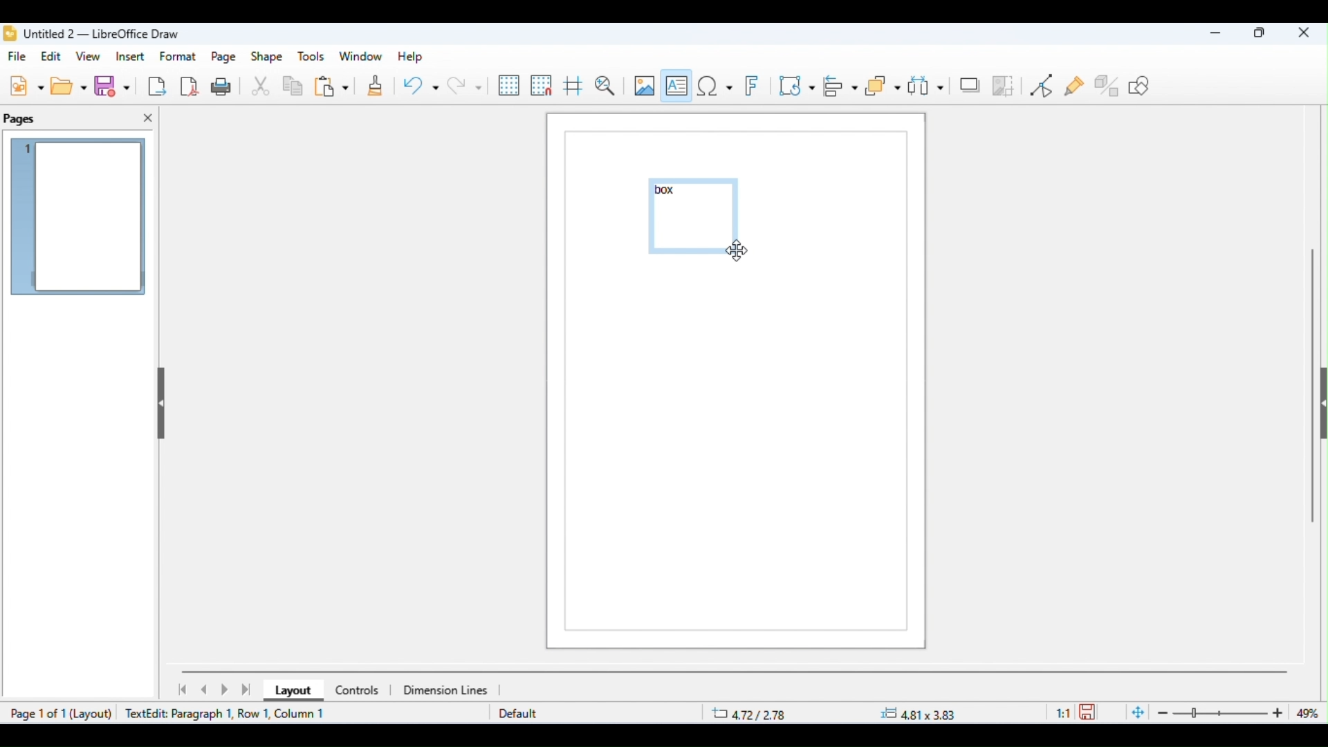 Image resolution: width=1328 pixels, height=747 pixels. I want to click on added text, so click(669, 191).